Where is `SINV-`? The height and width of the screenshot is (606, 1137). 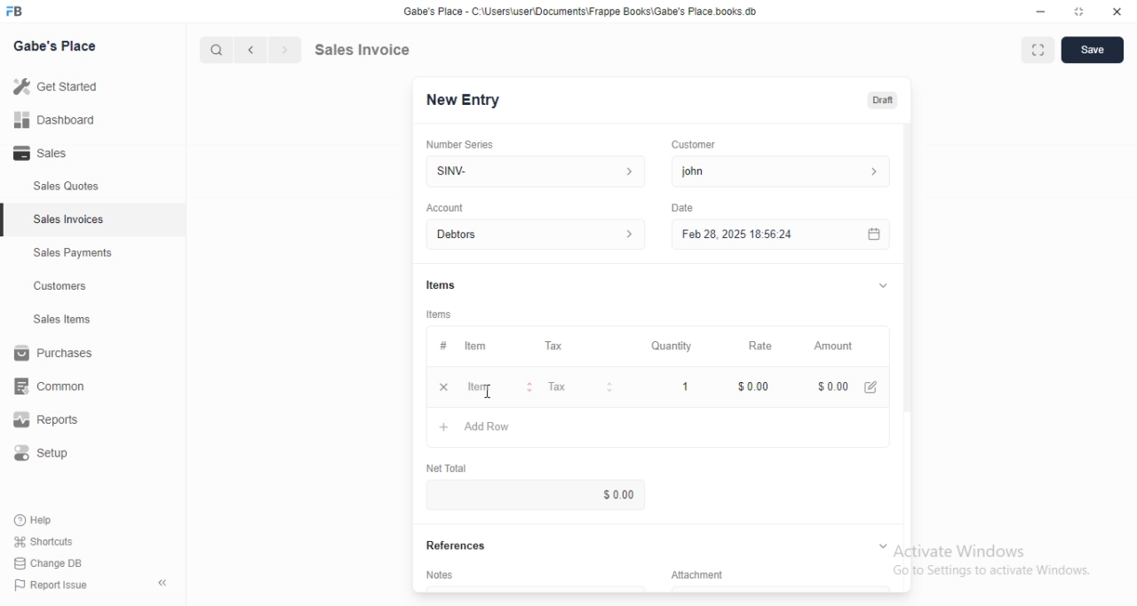
SINV- is located at coordinates (535, 170).